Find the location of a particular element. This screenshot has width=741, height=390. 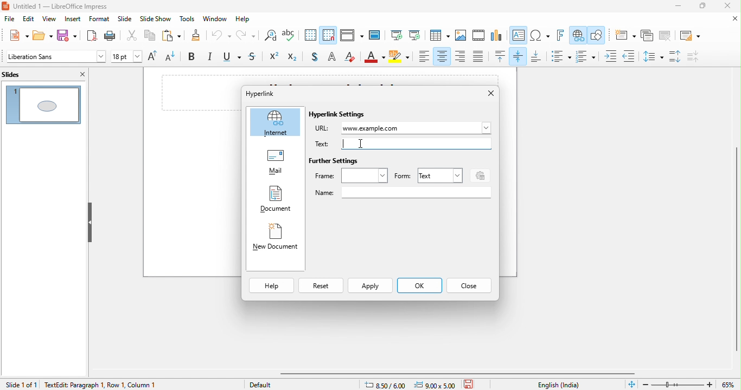

hyperlink settings is located at coordinates (340, 115).